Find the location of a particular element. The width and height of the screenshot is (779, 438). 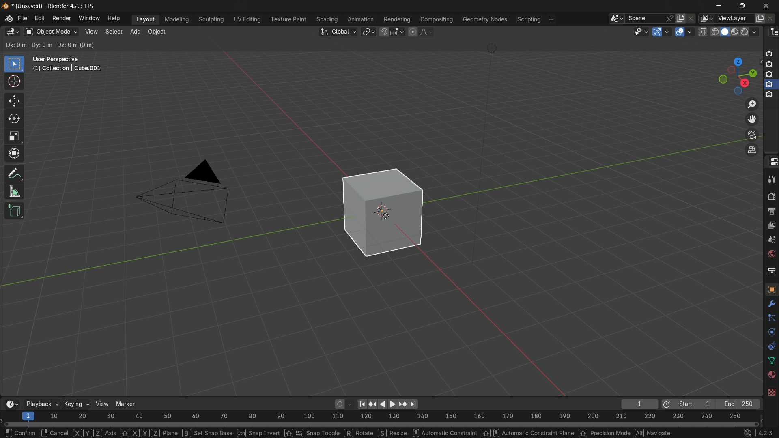

rotate is located at coordinates (12, 118).